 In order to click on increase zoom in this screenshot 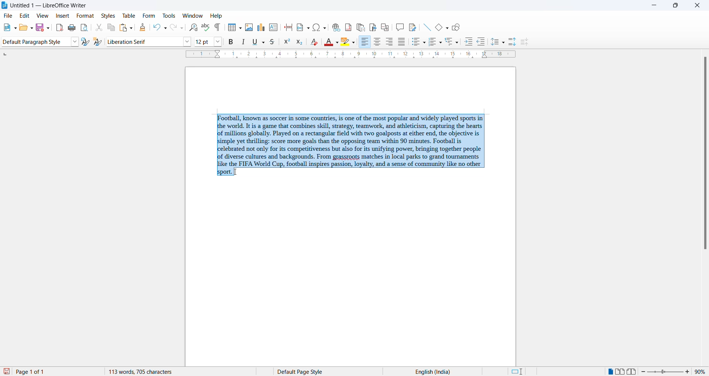, I will do `click(689, 372)`.